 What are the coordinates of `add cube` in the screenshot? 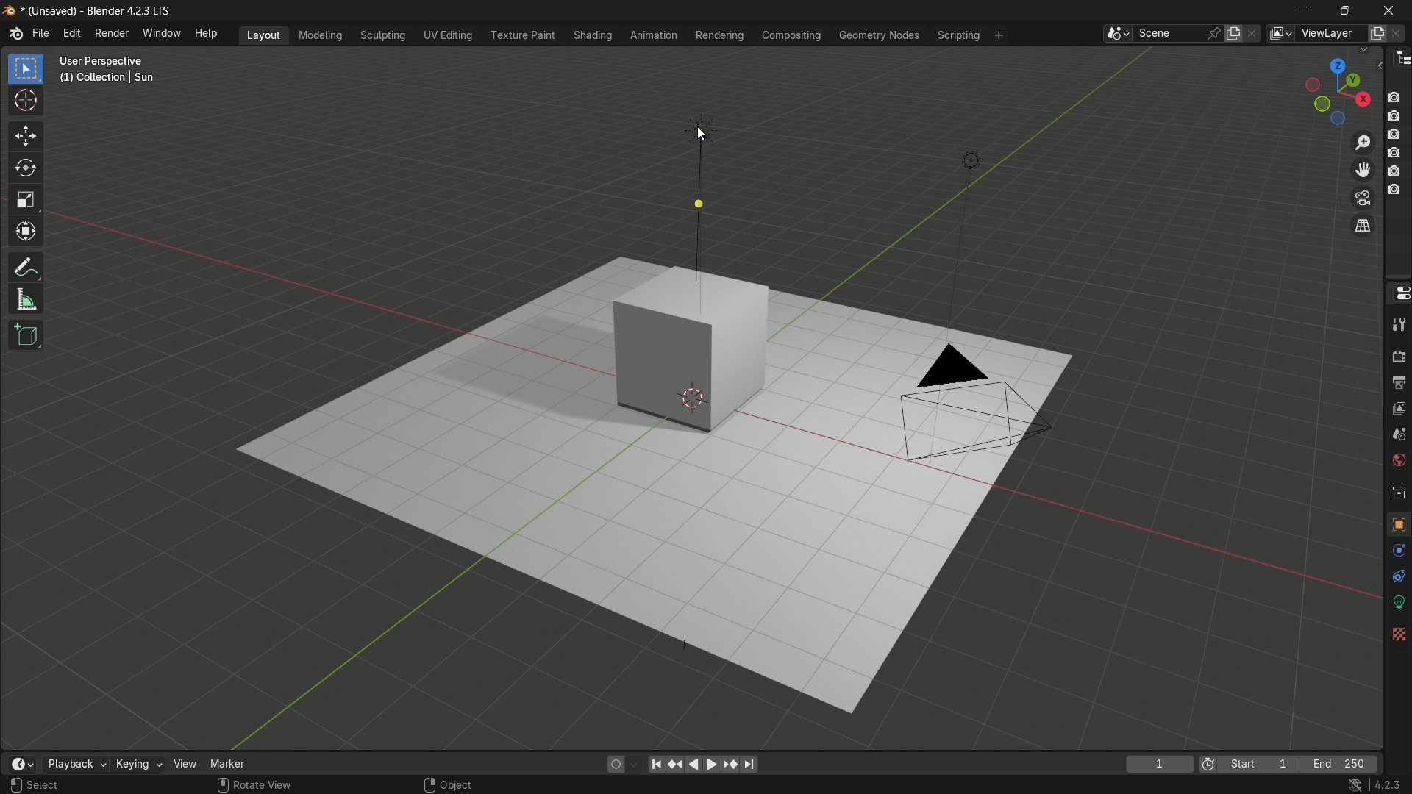 It's located at (28, 335).